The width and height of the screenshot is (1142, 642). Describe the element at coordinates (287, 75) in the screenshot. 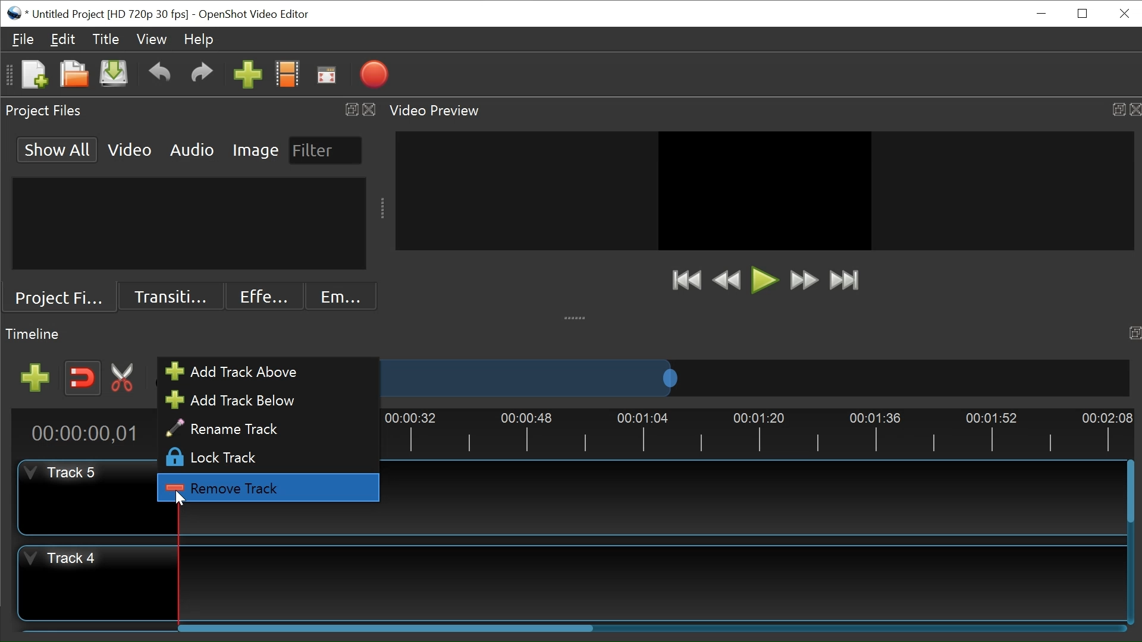

I see `Choose Profile` at that location.